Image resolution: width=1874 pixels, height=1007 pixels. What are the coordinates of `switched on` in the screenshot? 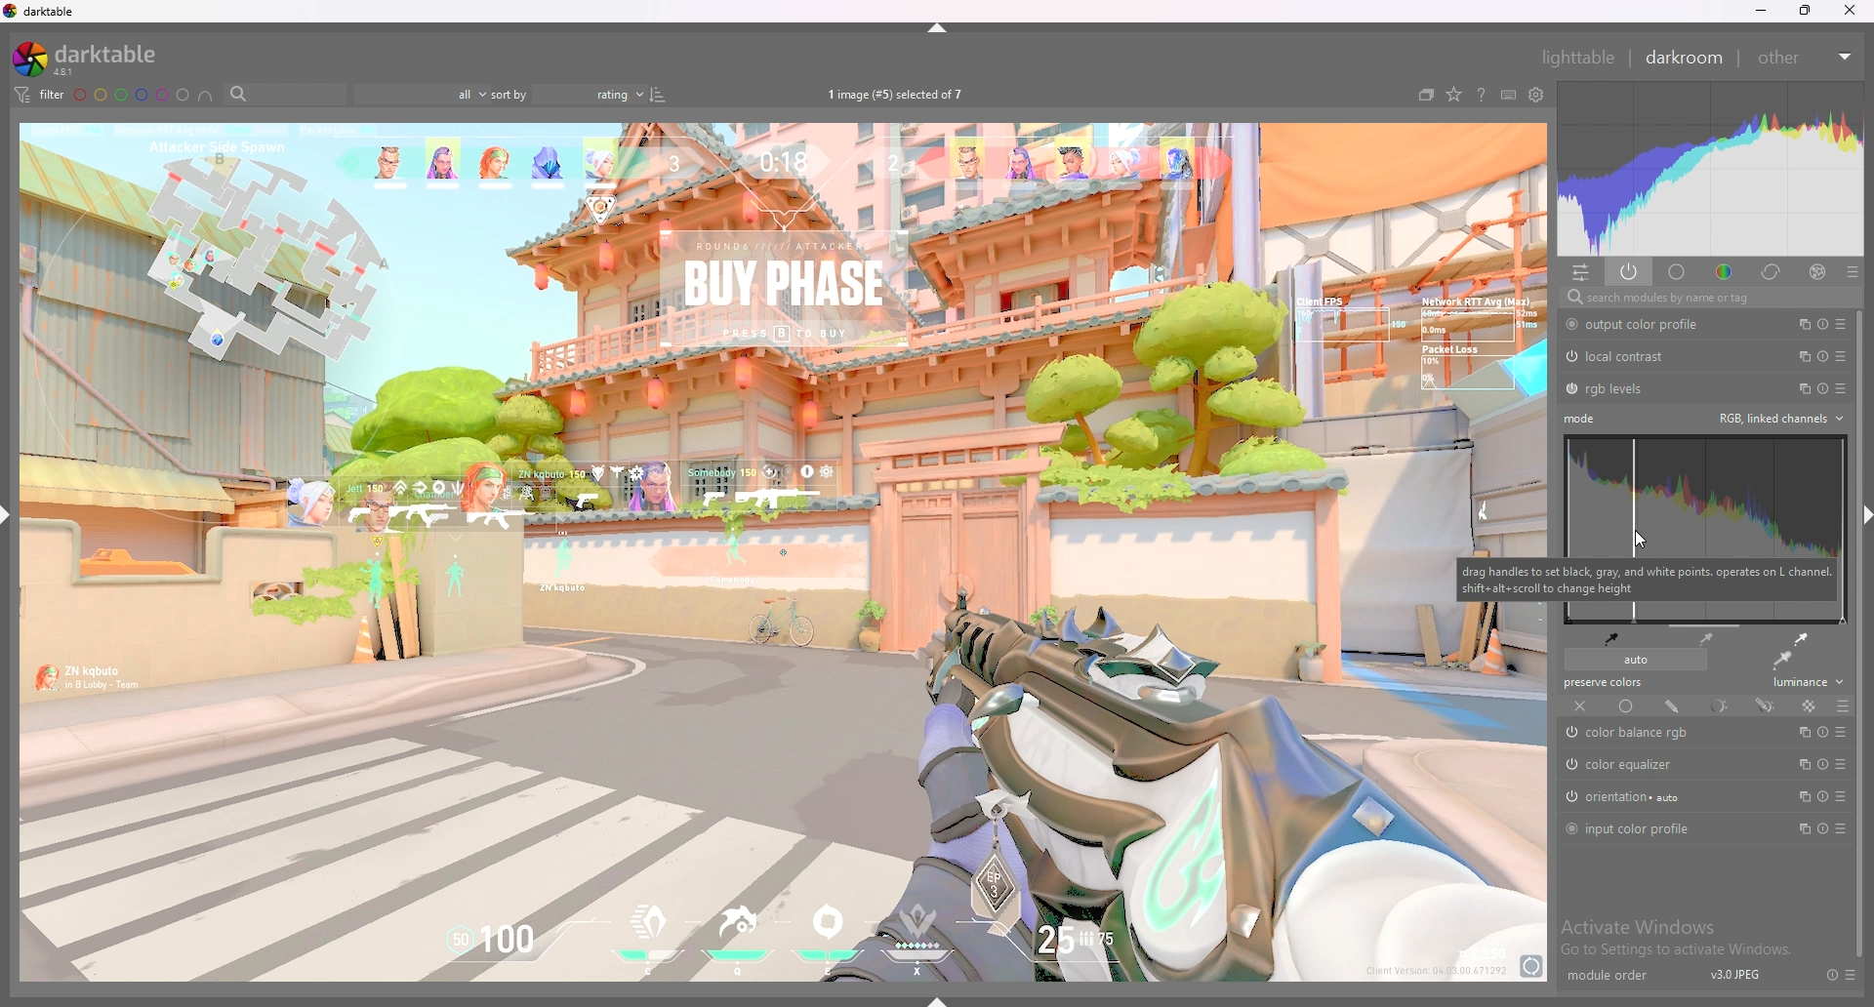 It's located at (1569, 357).